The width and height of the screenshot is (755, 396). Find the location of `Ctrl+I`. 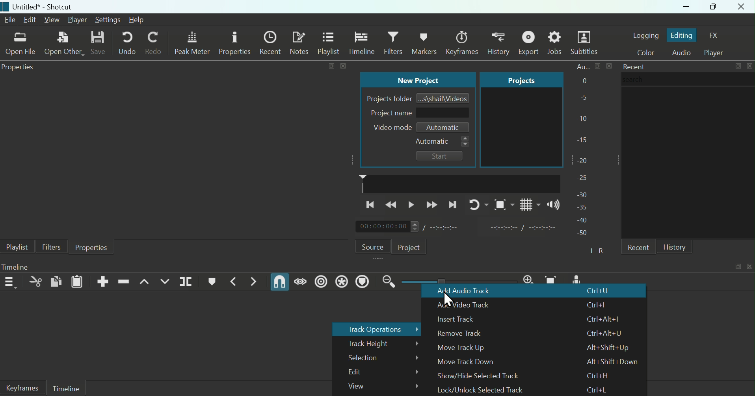

Ctrl+I is located at coordinates (600, 305).